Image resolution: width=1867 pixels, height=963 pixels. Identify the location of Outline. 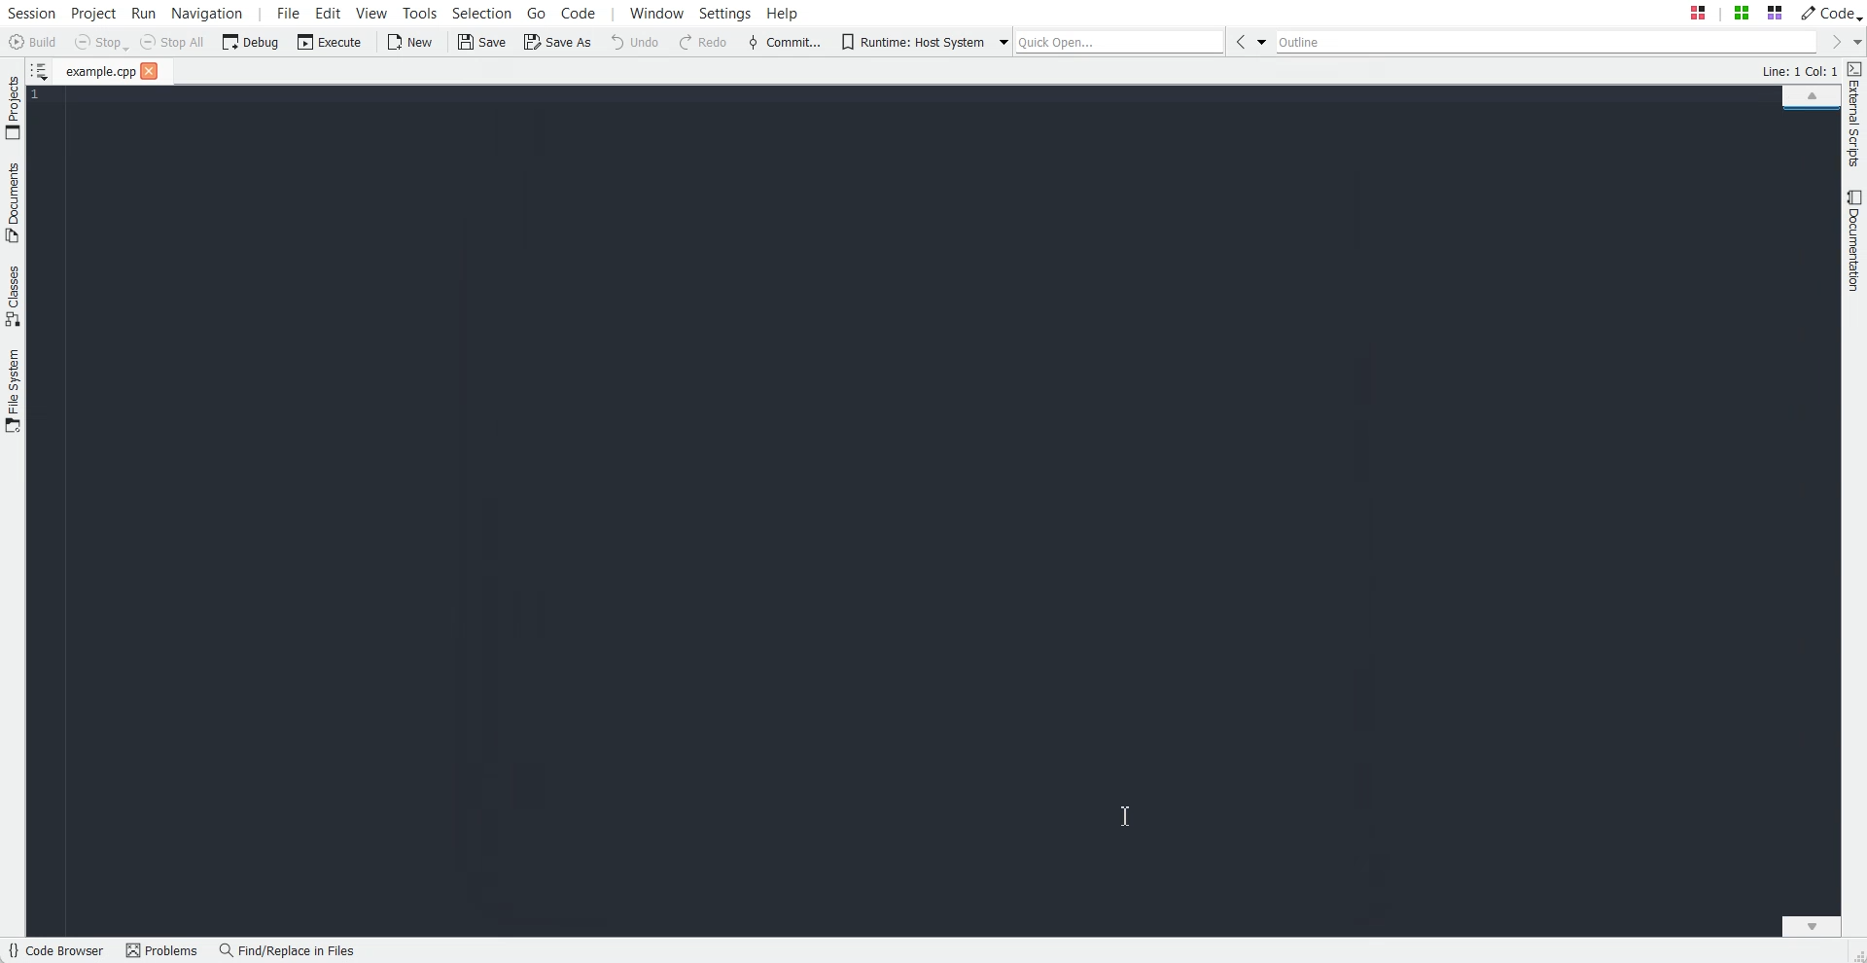
(1545, 41).